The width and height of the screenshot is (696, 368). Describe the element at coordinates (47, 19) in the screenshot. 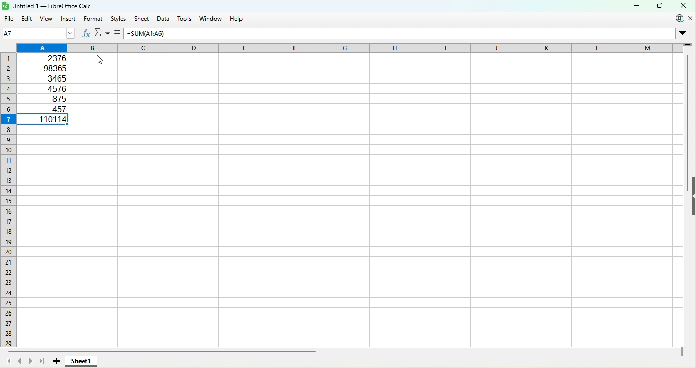

I see `View` at that location.